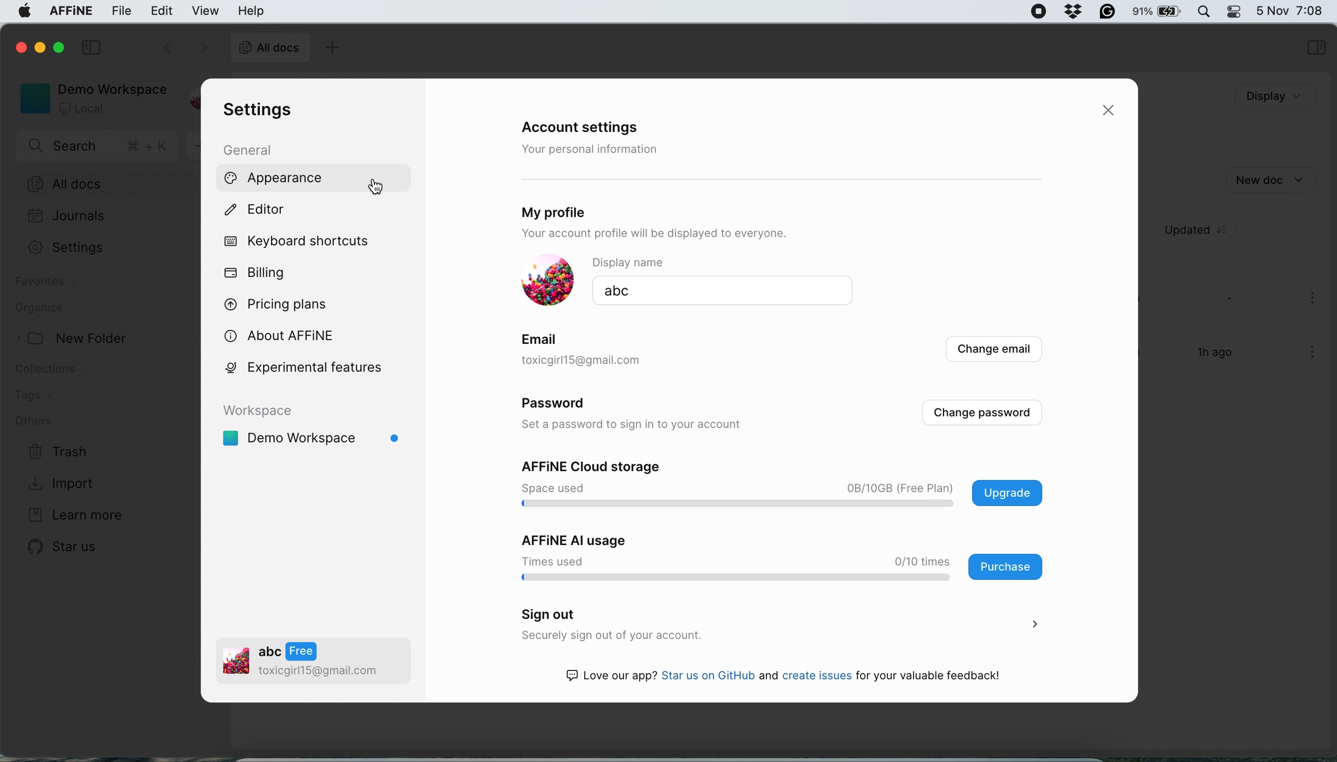 The height and width of the screenshot is (762, 1337). I want to click on file, so click(119, 10).